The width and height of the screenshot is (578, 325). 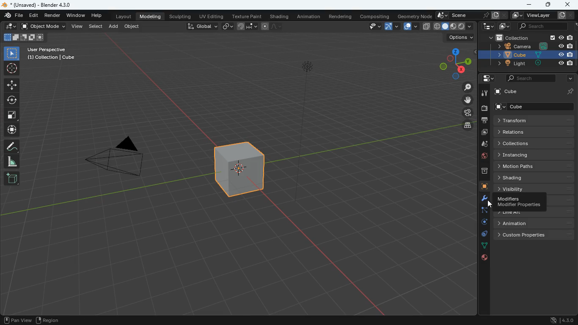 I want to click on instancing, so click(x=535, y=155).